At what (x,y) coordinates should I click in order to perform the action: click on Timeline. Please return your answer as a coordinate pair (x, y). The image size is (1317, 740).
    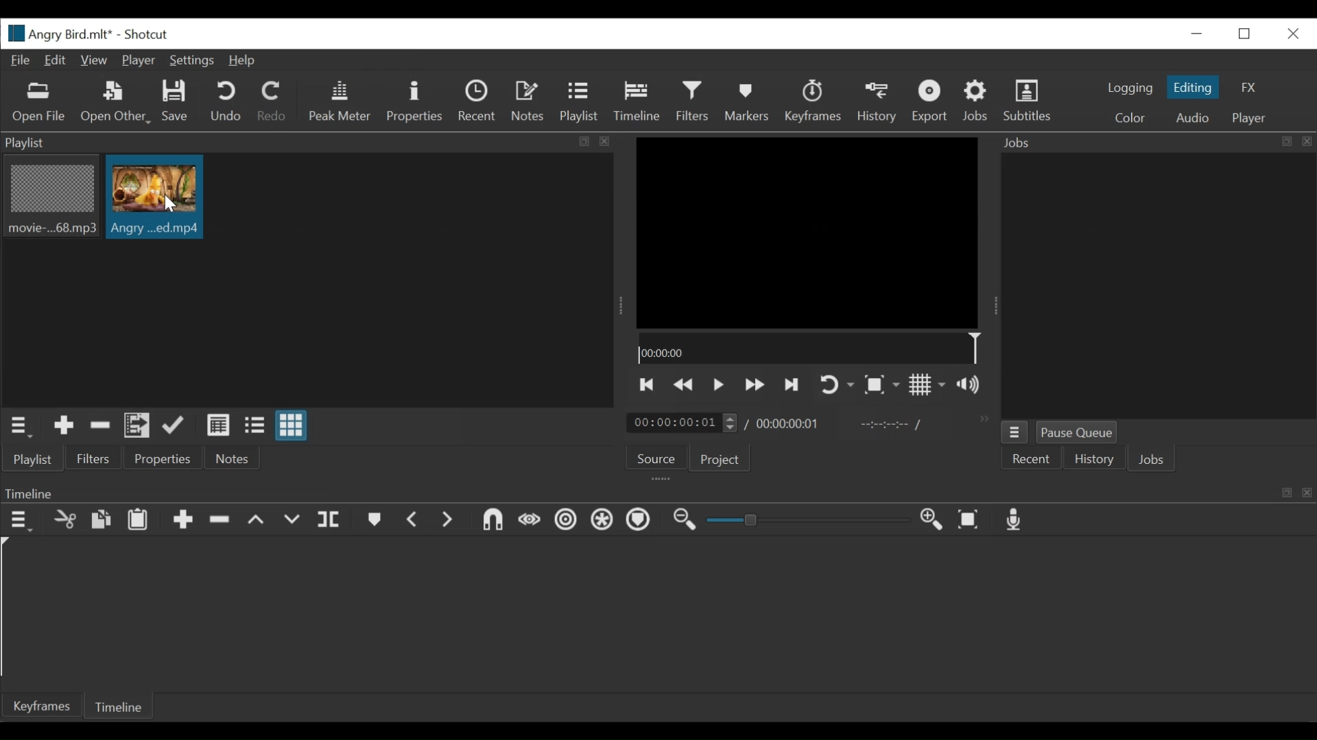
    Looking at the image, I should click on (637, 102).